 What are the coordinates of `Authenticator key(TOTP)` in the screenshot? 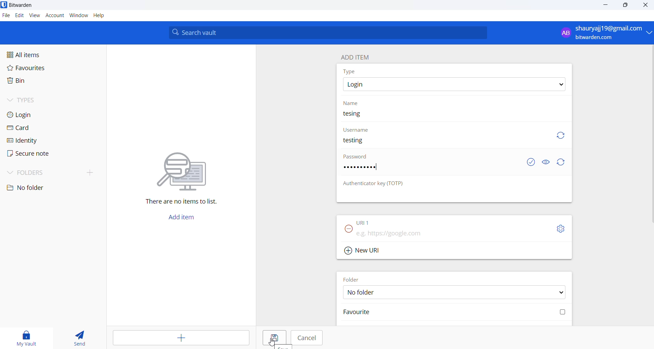 It's located at (374, 184).